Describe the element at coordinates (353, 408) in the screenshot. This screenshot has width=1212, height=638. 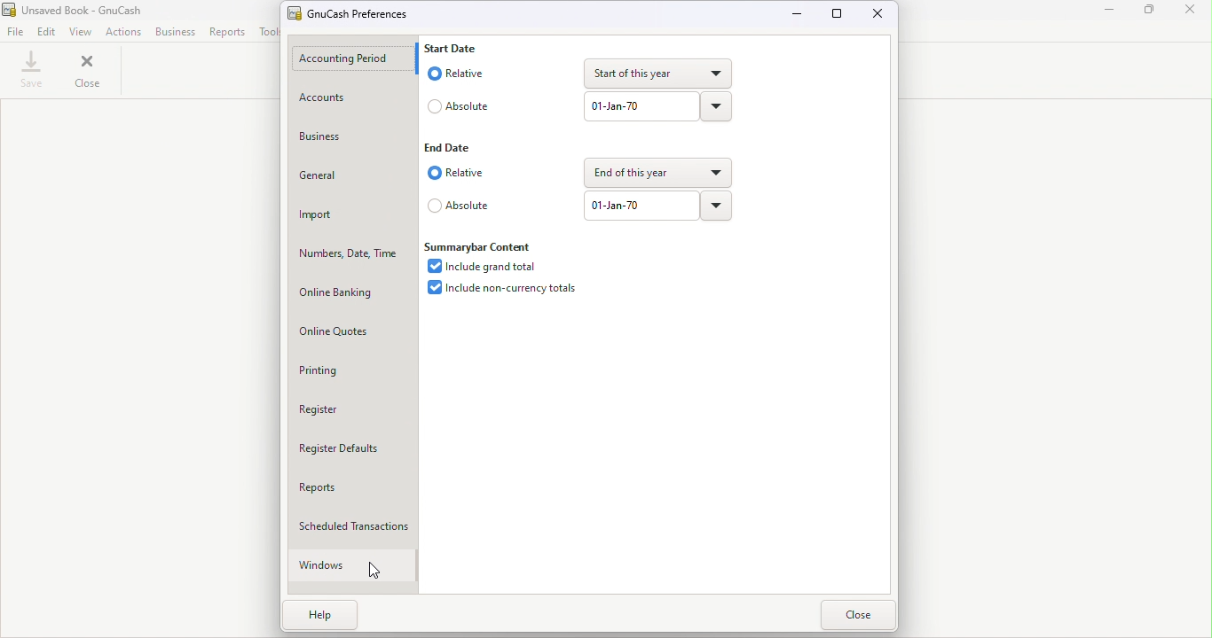
I see `Register` at that location.